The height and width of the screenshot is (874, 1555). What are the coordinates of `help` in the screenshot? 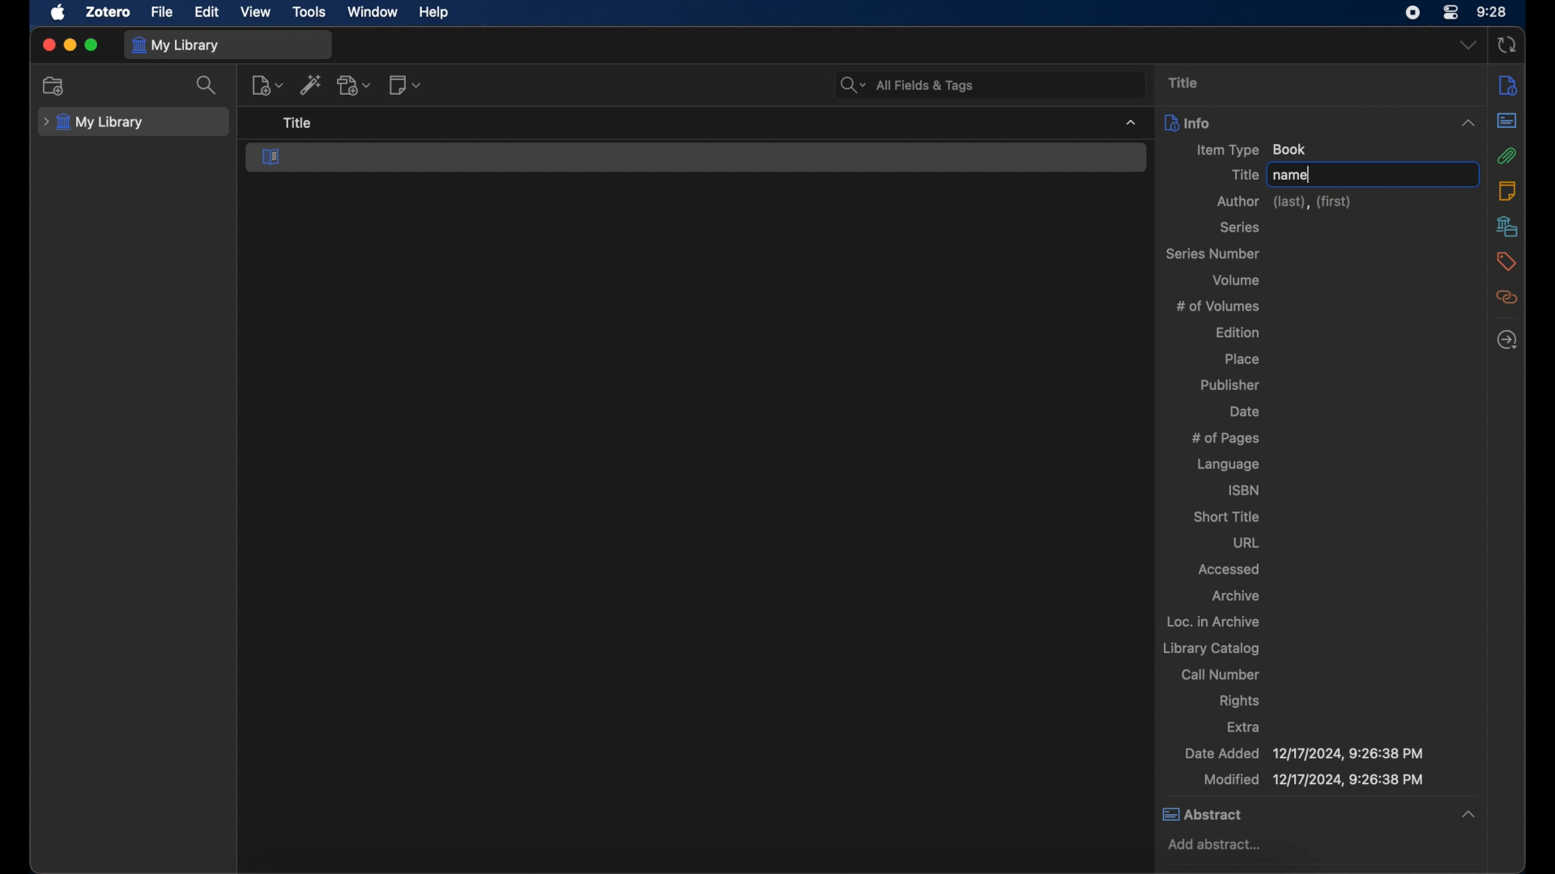 It's located at (434, 12).